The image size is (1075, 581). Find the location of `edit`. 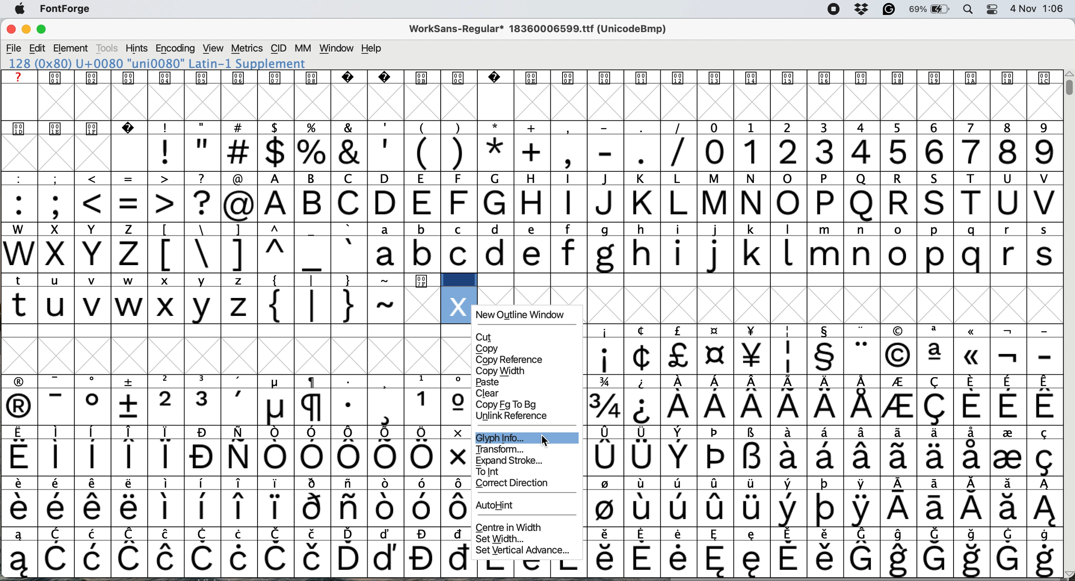

edit is located at coordinates (38, 48).